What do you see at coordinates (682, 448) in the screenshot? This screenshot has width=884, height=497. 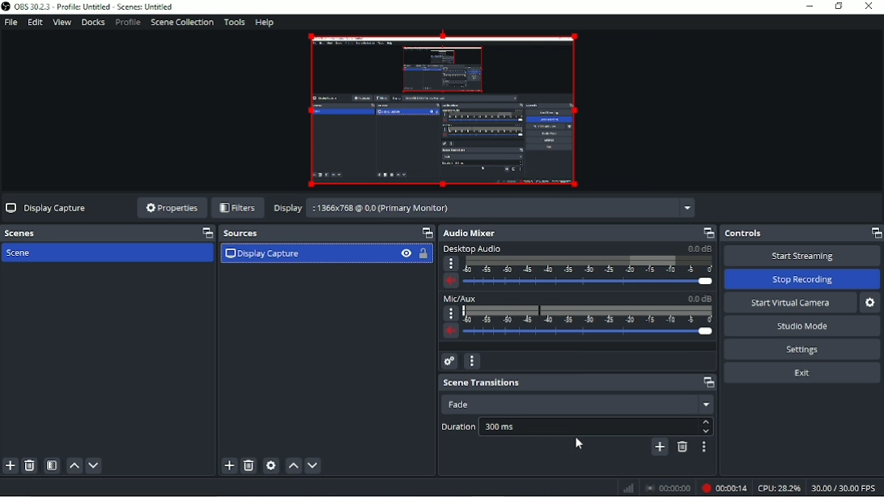 I see `Remove configurable transition` at bounding box center [682, 448].